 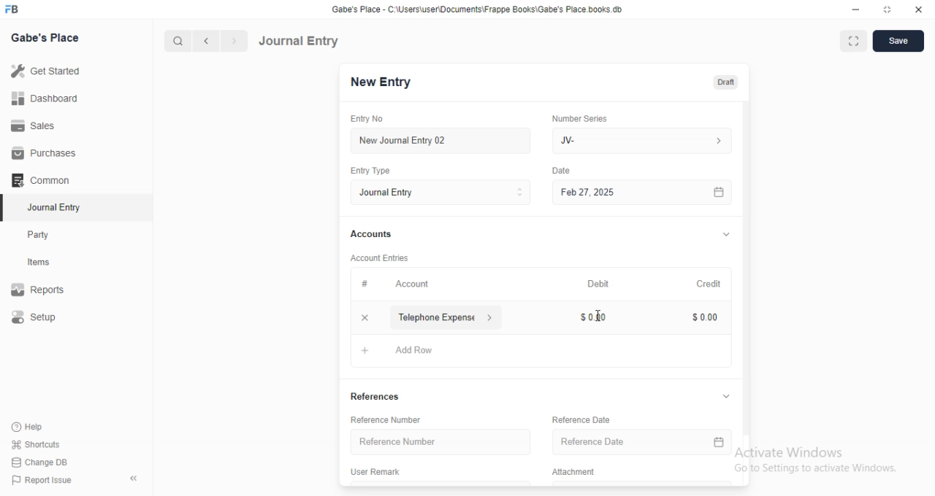 What do you see at coordinates (902, 41) in the screenshot?
I see `Save` at bounding box center [902, 41].